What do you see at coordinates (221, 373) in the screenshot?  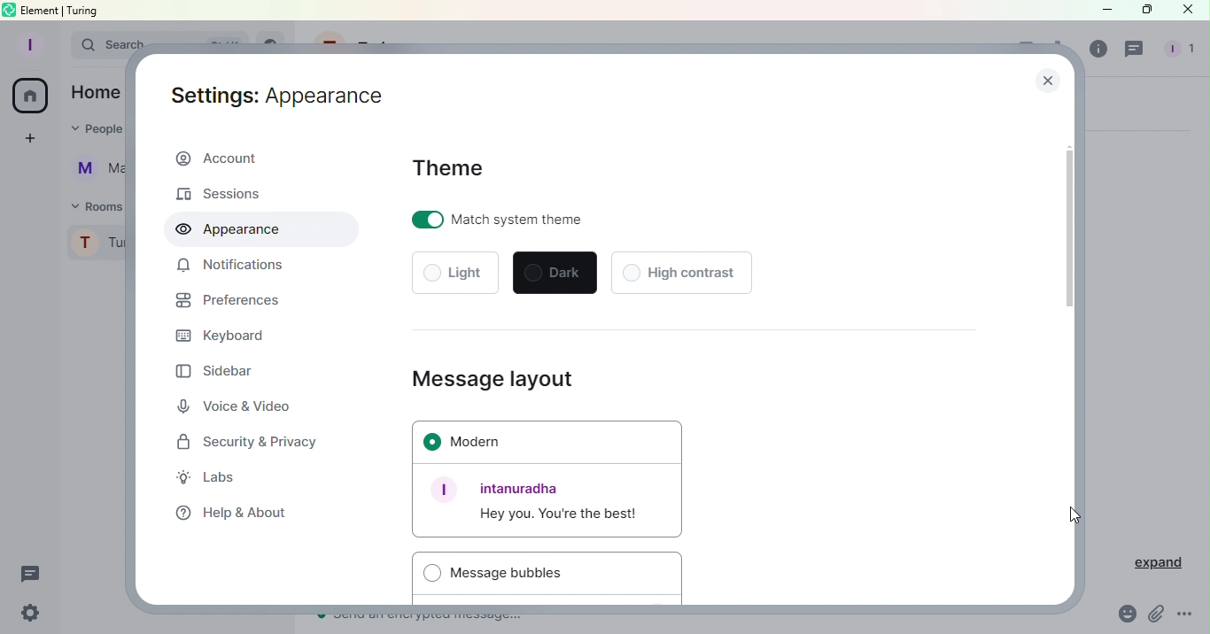 I see `Sidebar` at bounding box center [221, 373].